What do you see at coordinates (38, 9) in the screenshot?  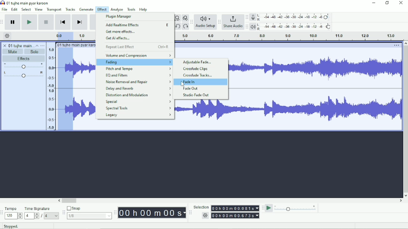 I see `View` at bounding box center [38, 9].